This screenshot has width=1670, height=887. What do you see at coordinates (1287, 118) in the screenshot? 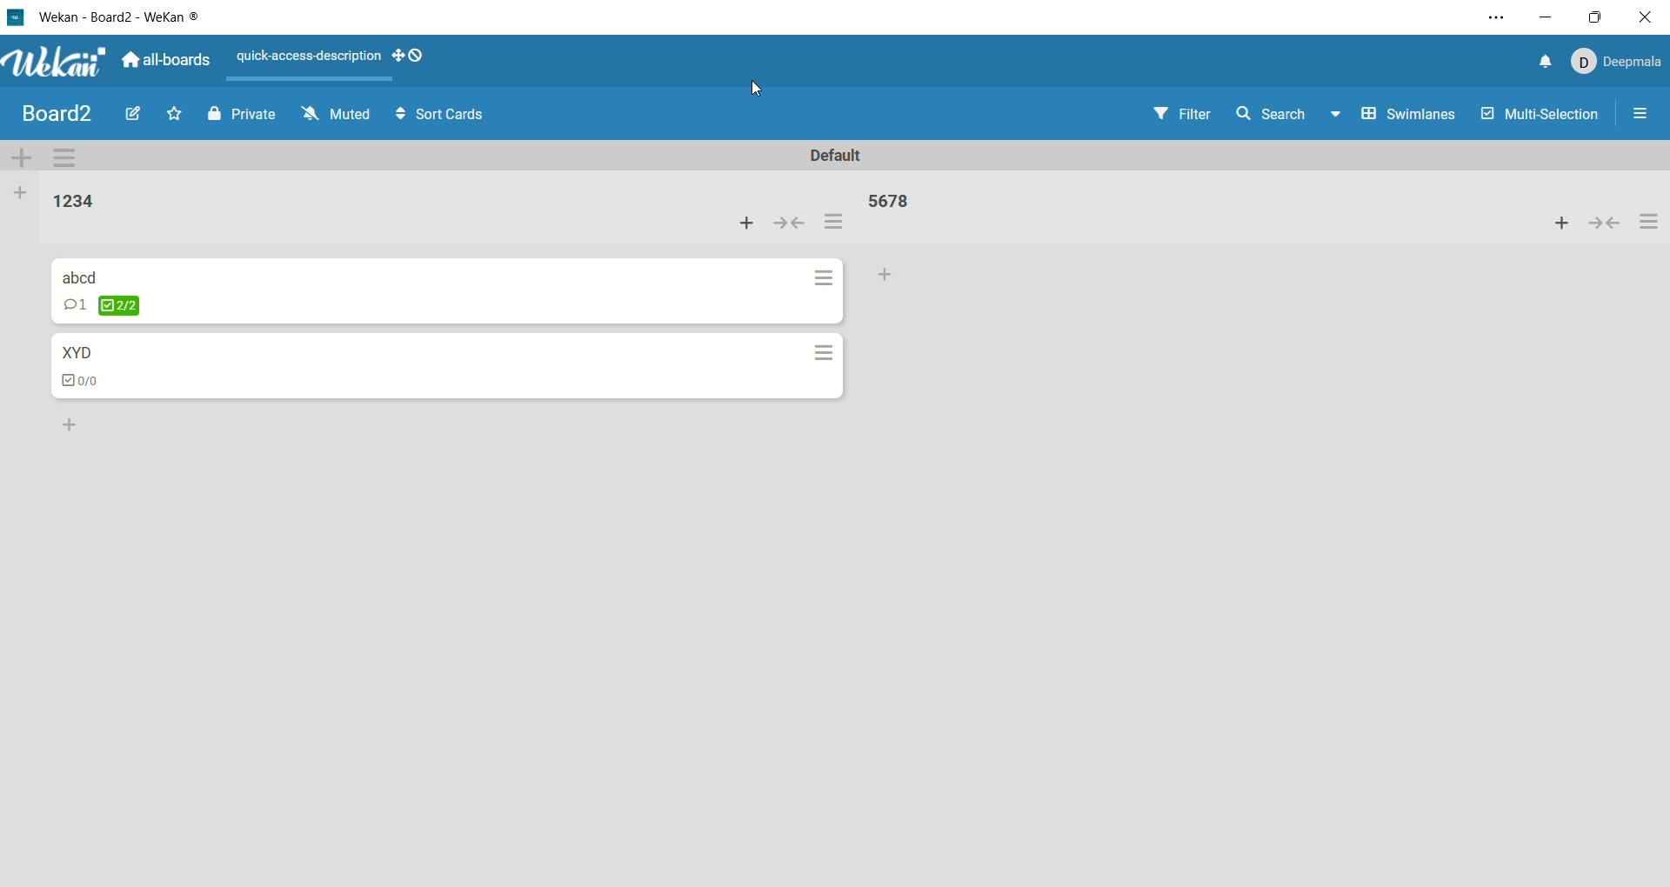
I see `search` at bounding box center [1287, 118].